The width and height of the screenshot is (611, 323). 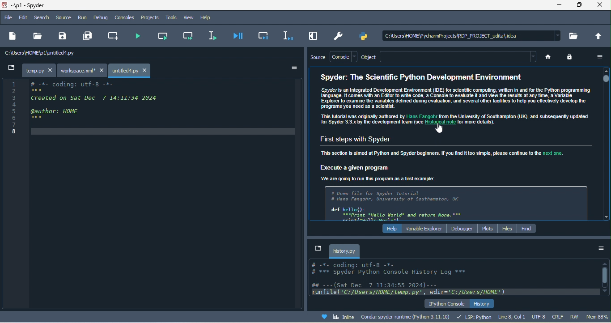 What do you see at coordinates (295, 68) in the screenshot?
I see `option` at bounding box center [295, 68].